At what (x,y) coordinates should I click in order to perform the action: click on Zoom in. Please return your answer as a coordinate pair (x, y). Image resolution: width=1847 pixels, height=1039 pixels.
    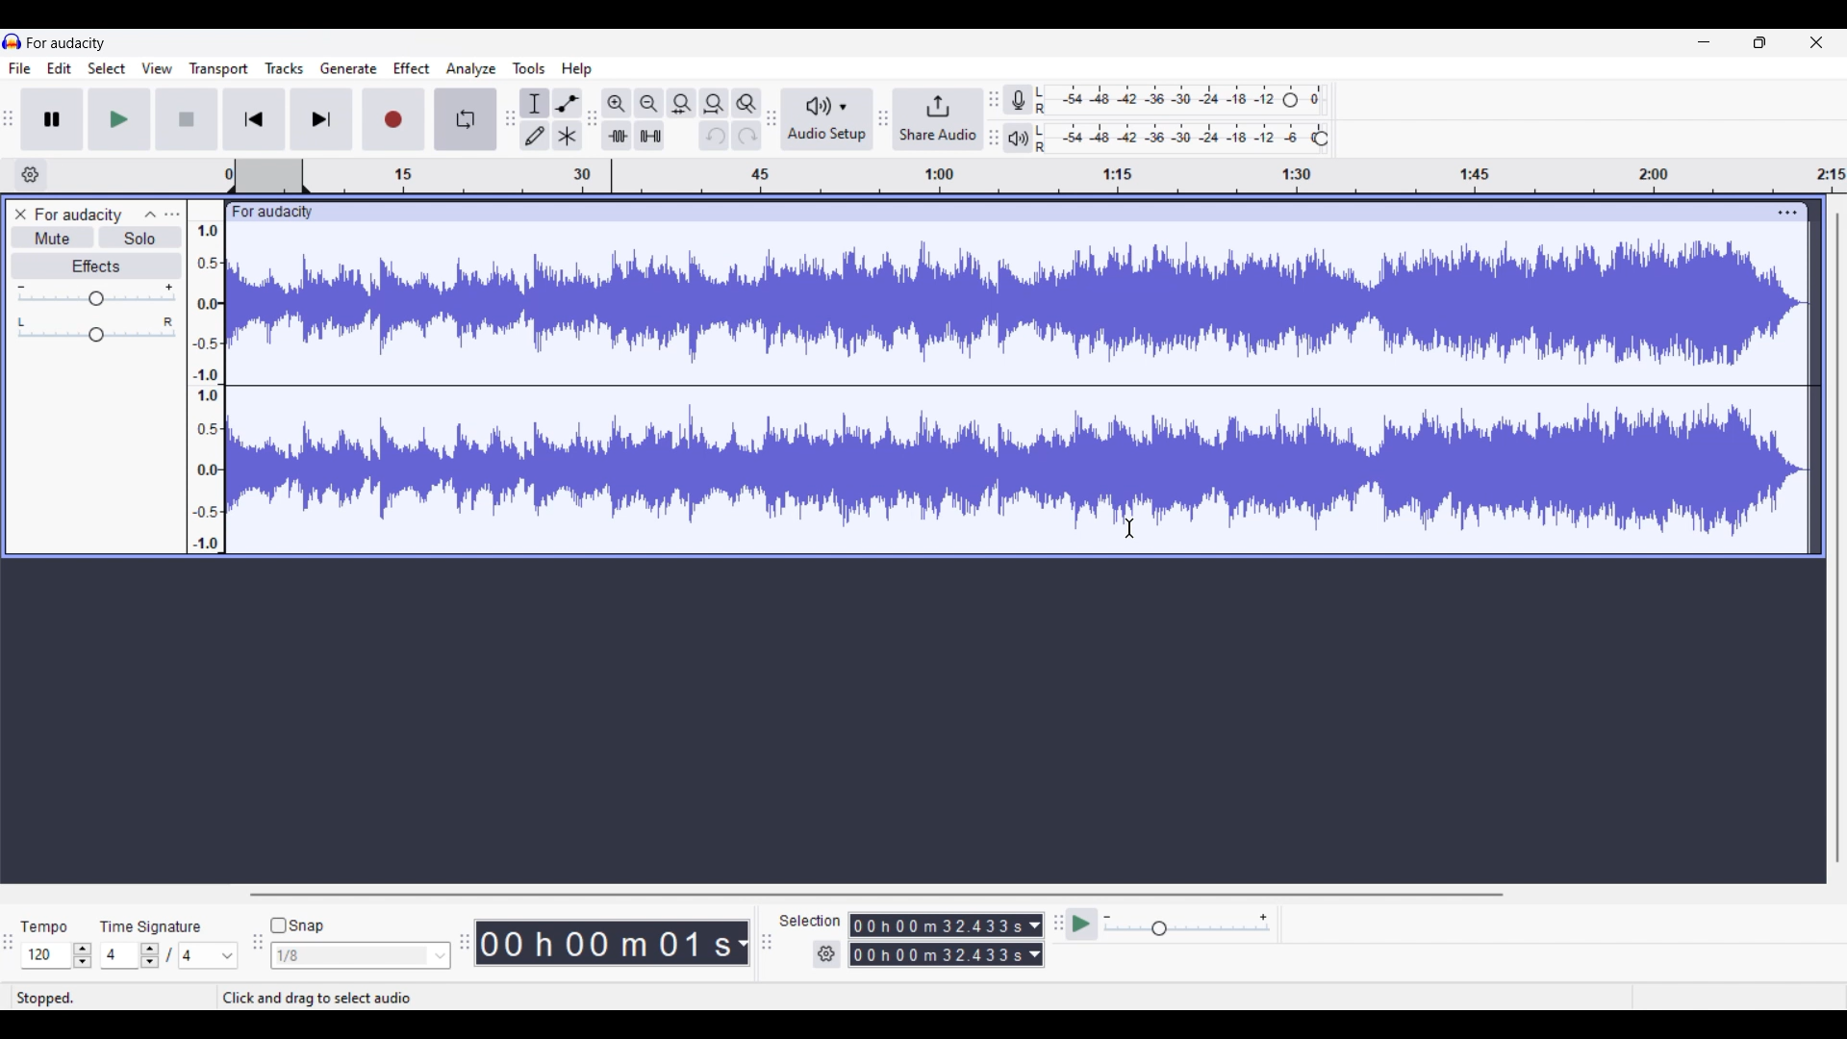
    Looking at the image, I should click on (617, 104).